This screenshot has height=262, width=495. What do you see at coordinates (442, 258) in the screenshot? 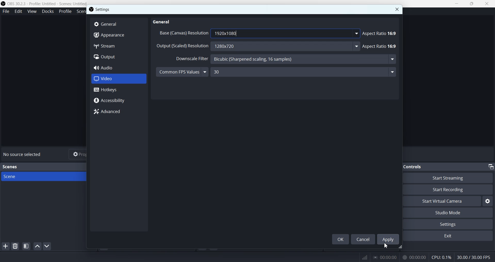
I see `CPU` at bounding box center [442, 258].